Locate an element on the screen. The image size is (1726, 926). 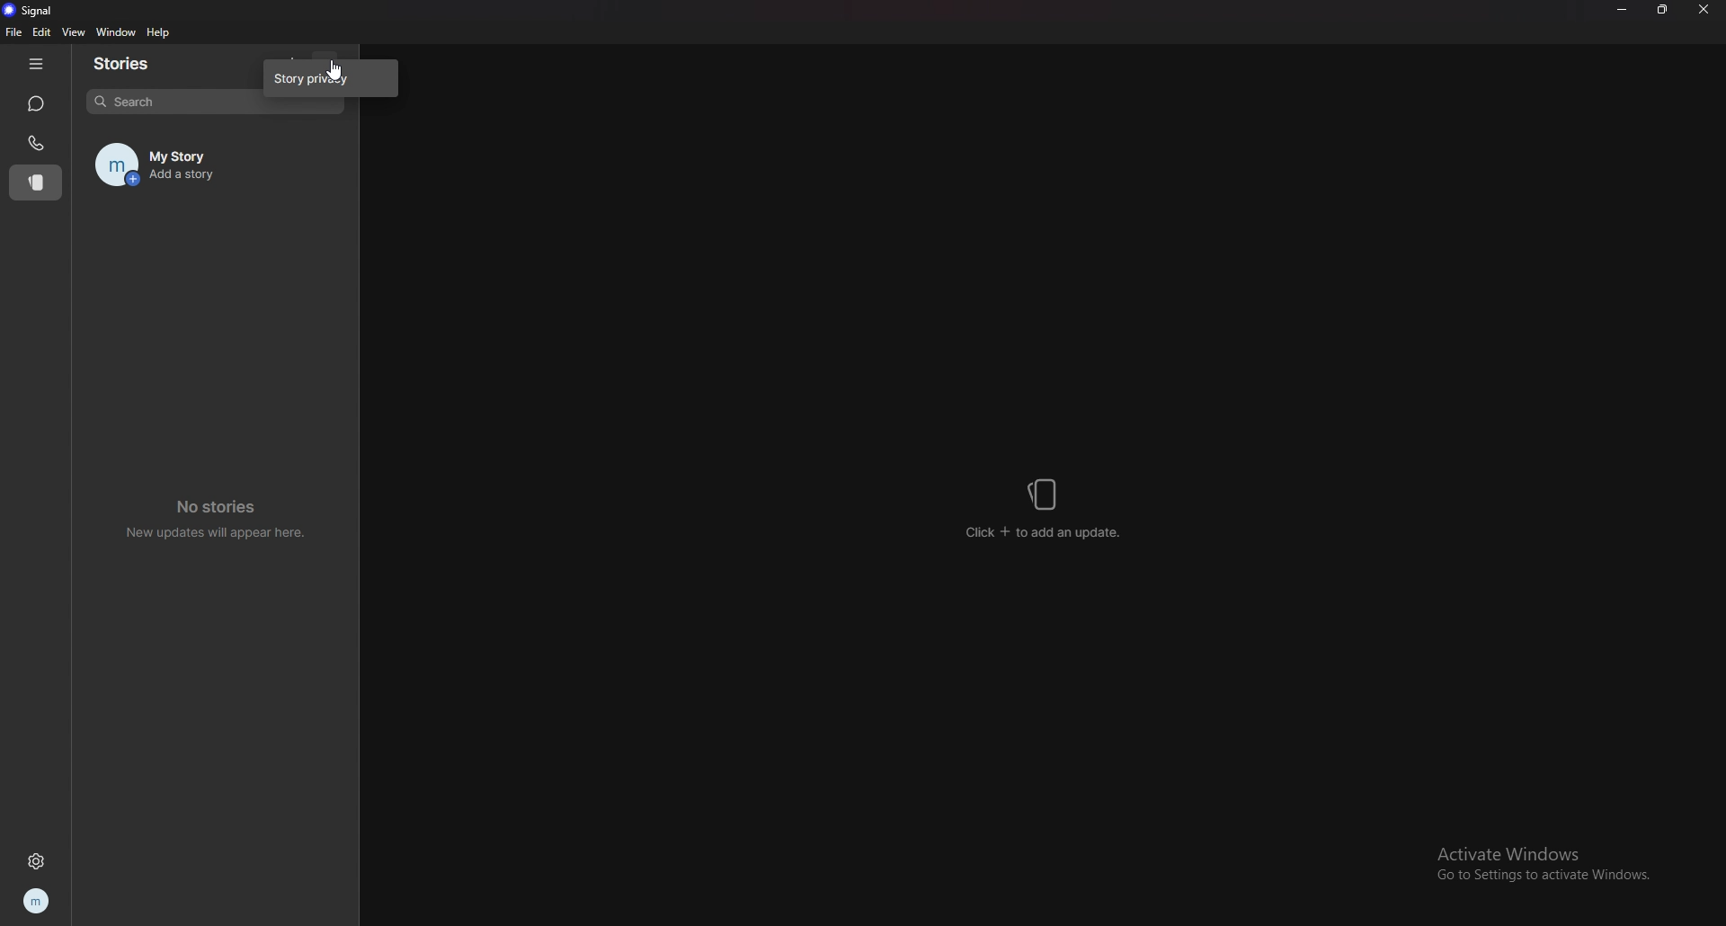
resize is located at coordinates (1662, 10).